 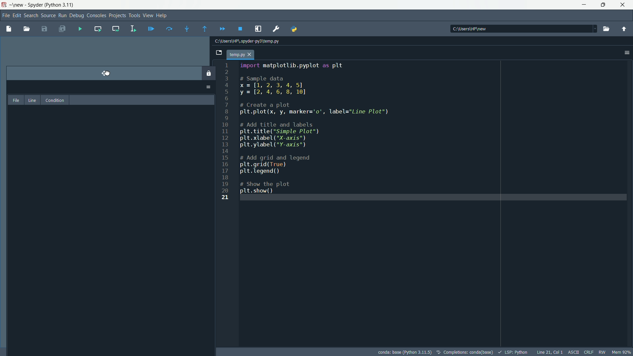 What do you see at coordinates (63, 30) in the screenshot?
I see `save all files` at bounding box center [63, 30].